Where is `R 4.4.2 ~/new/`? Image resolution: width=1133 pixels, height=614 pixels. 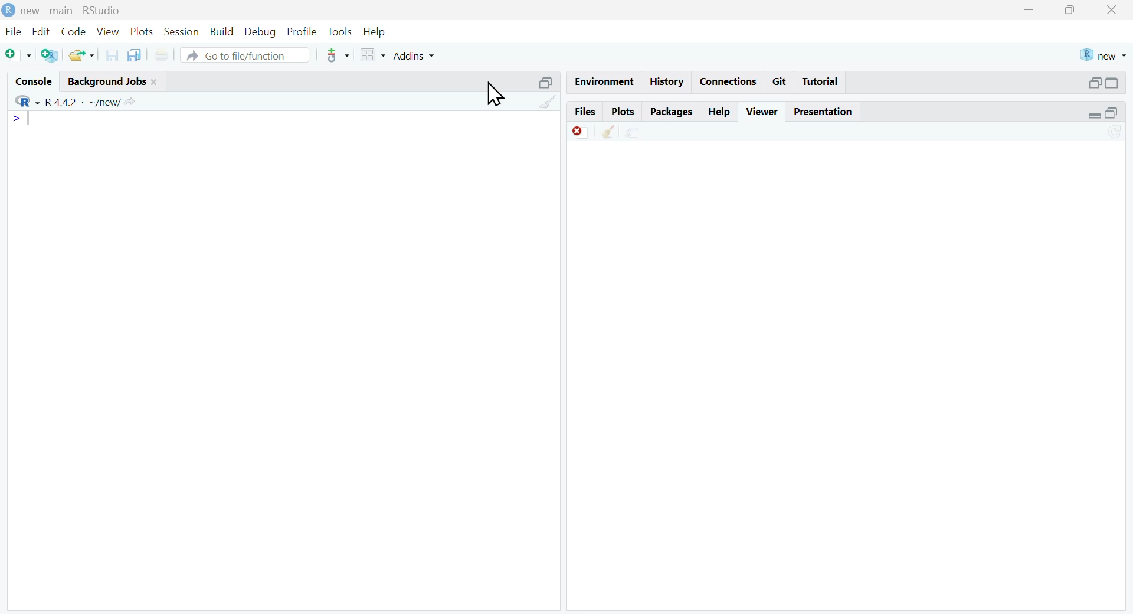 R 4.4.2 ~/new/ is located at coordinates (84, 102).